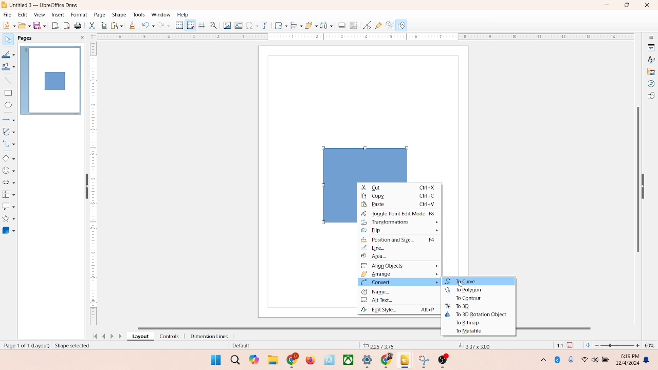 The height and width of the screenshot is (370, 658). Describe the element at coordinates (252, 25) in the screenshot. I see `special character` at that location.